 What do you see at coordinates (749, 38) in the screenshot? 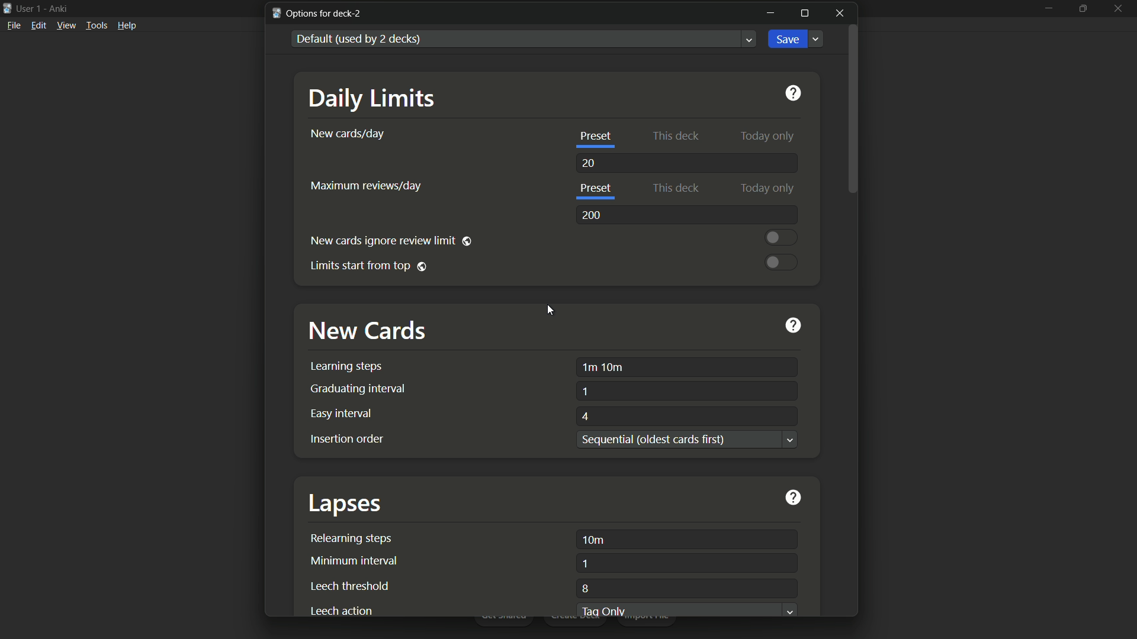
I see `Dropdown` at bounding box center [749, 38].